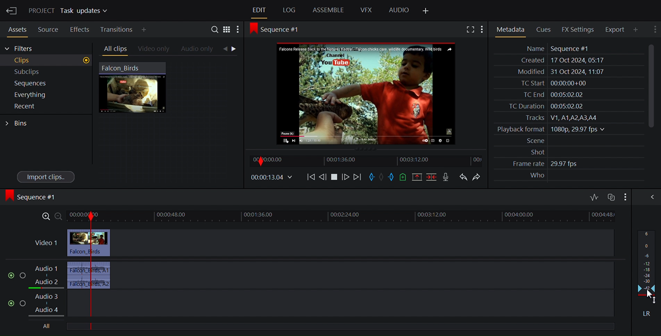 Image resolution: width=661 pixels, height=336 pixels. Describe the element at coordinates (233, 50) in the screenshot. I see `Navigation` at that location.